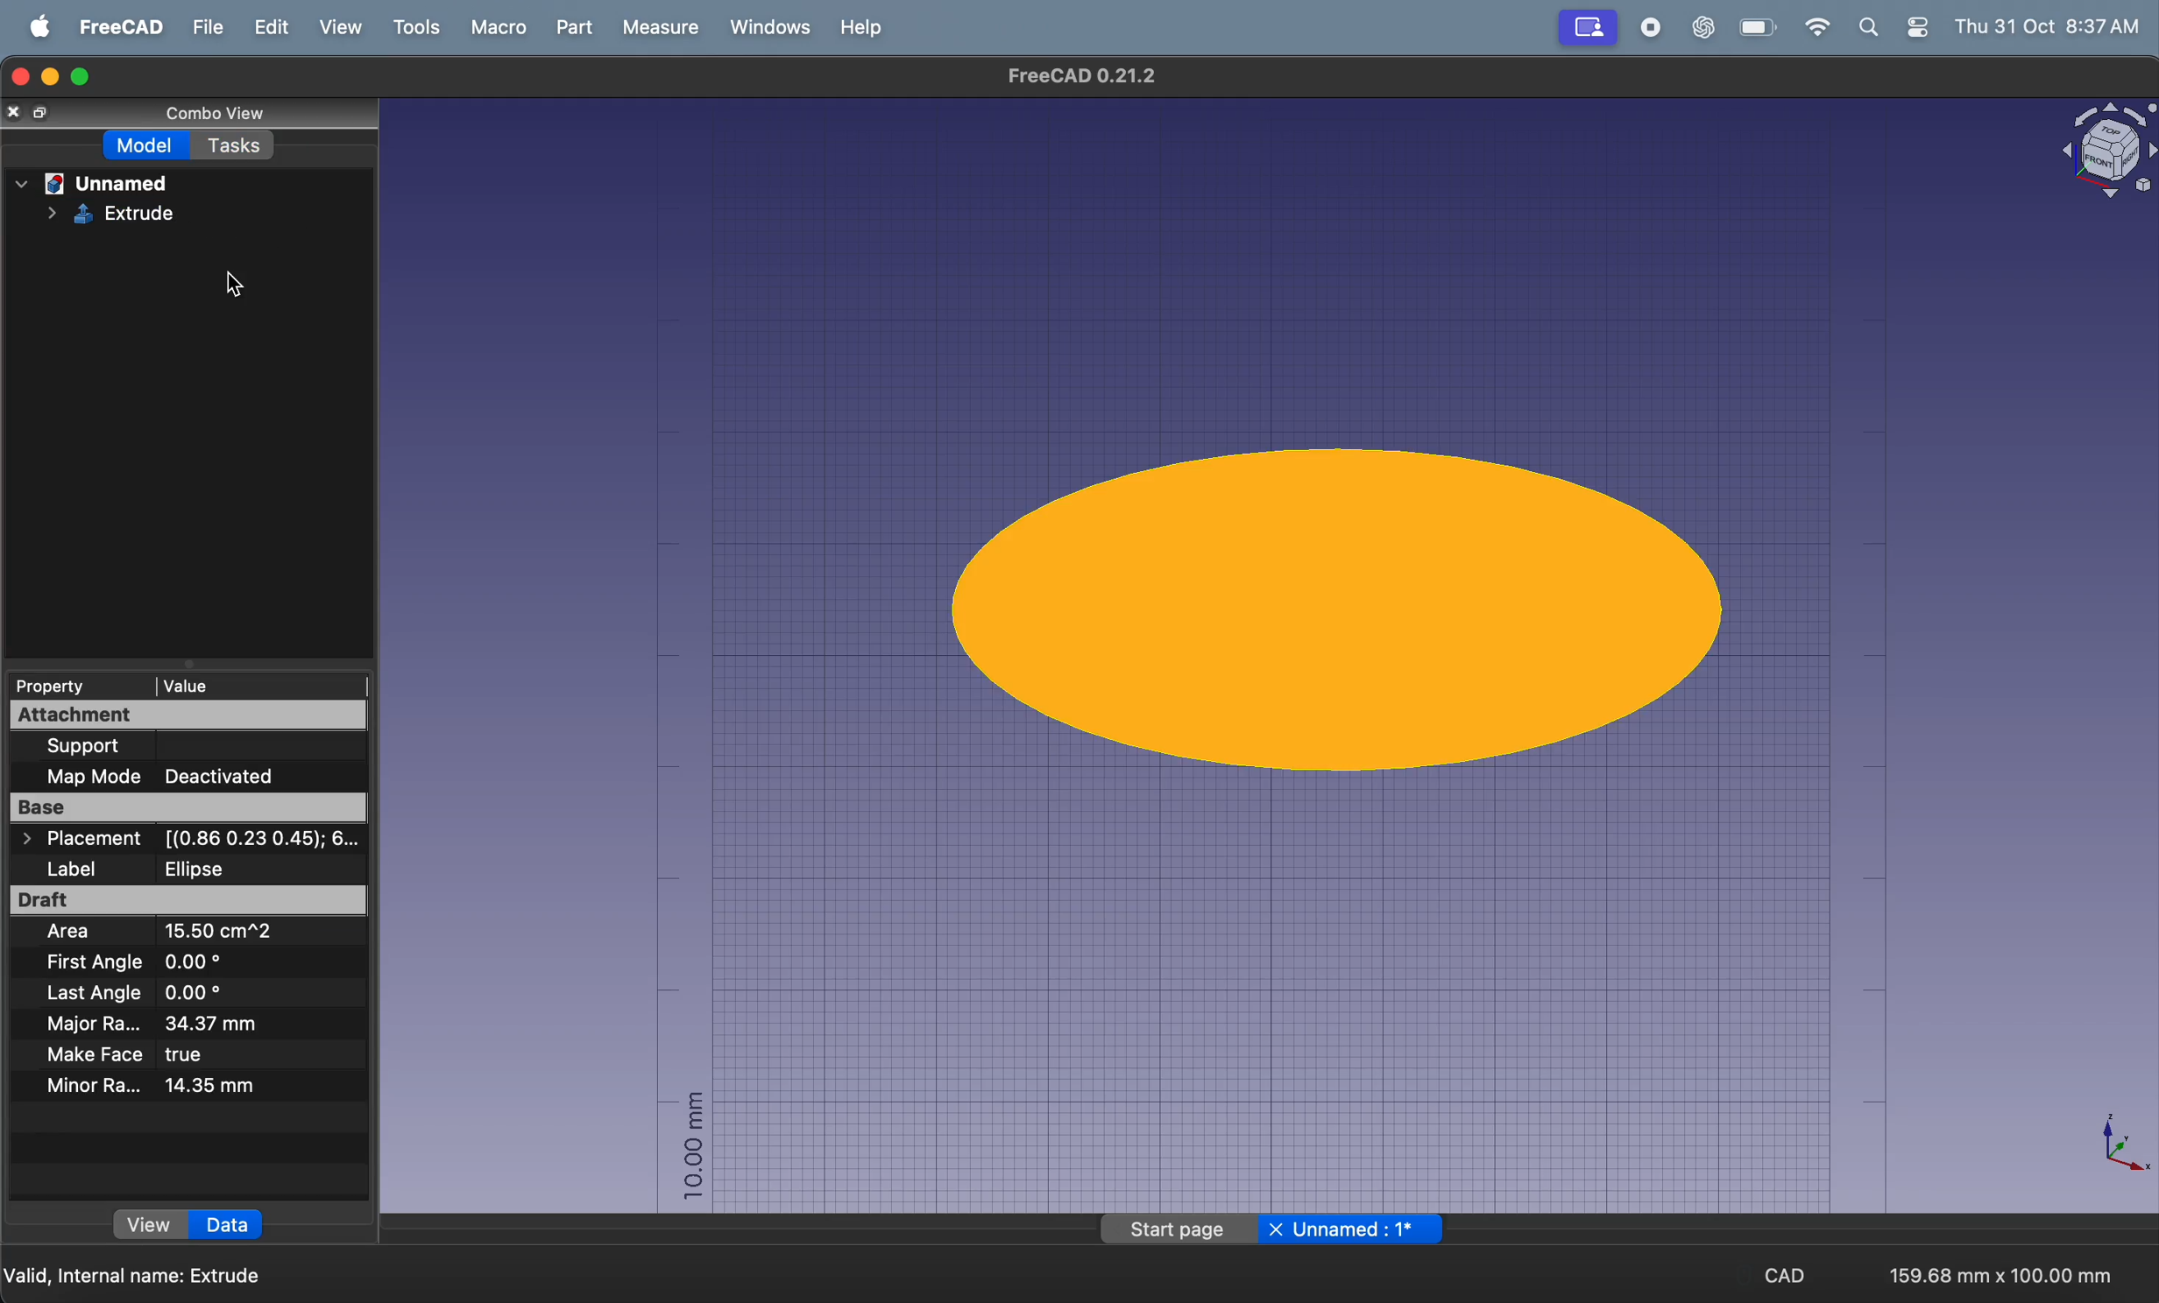 The width and height of the screenshot is (2159, 1303). Describe the element at coordinates (85, 777) in the screenshot. I see `map mode` at that location.